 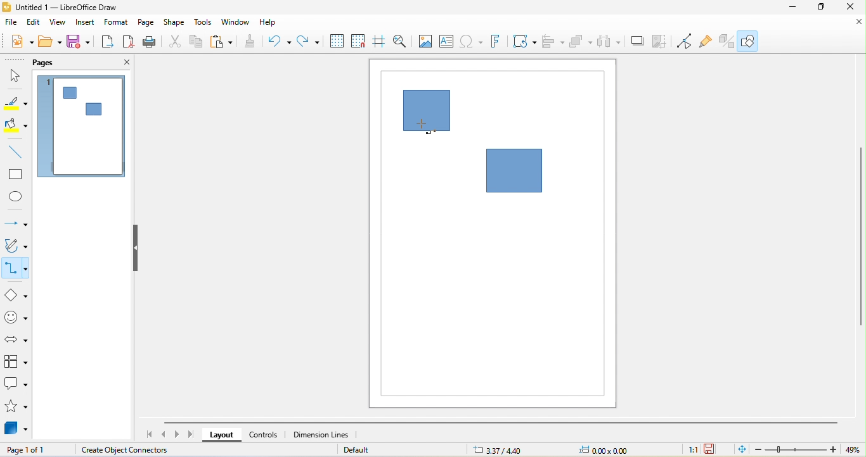 What do you see at coordinates (63, 7) in the screenshot?
I see `untitled 1-libre office draw` at bounding box center [63, 7].